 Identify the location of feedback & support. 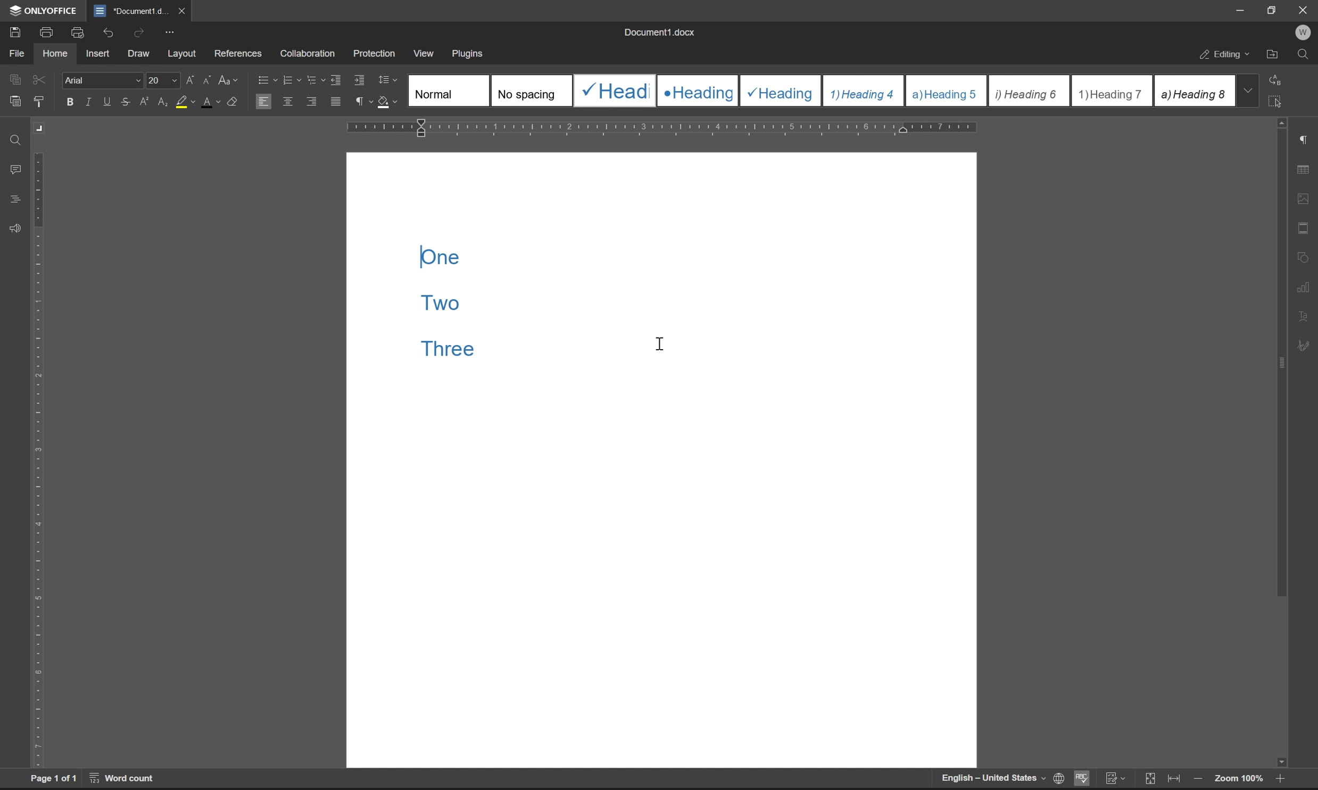
(16, 229).